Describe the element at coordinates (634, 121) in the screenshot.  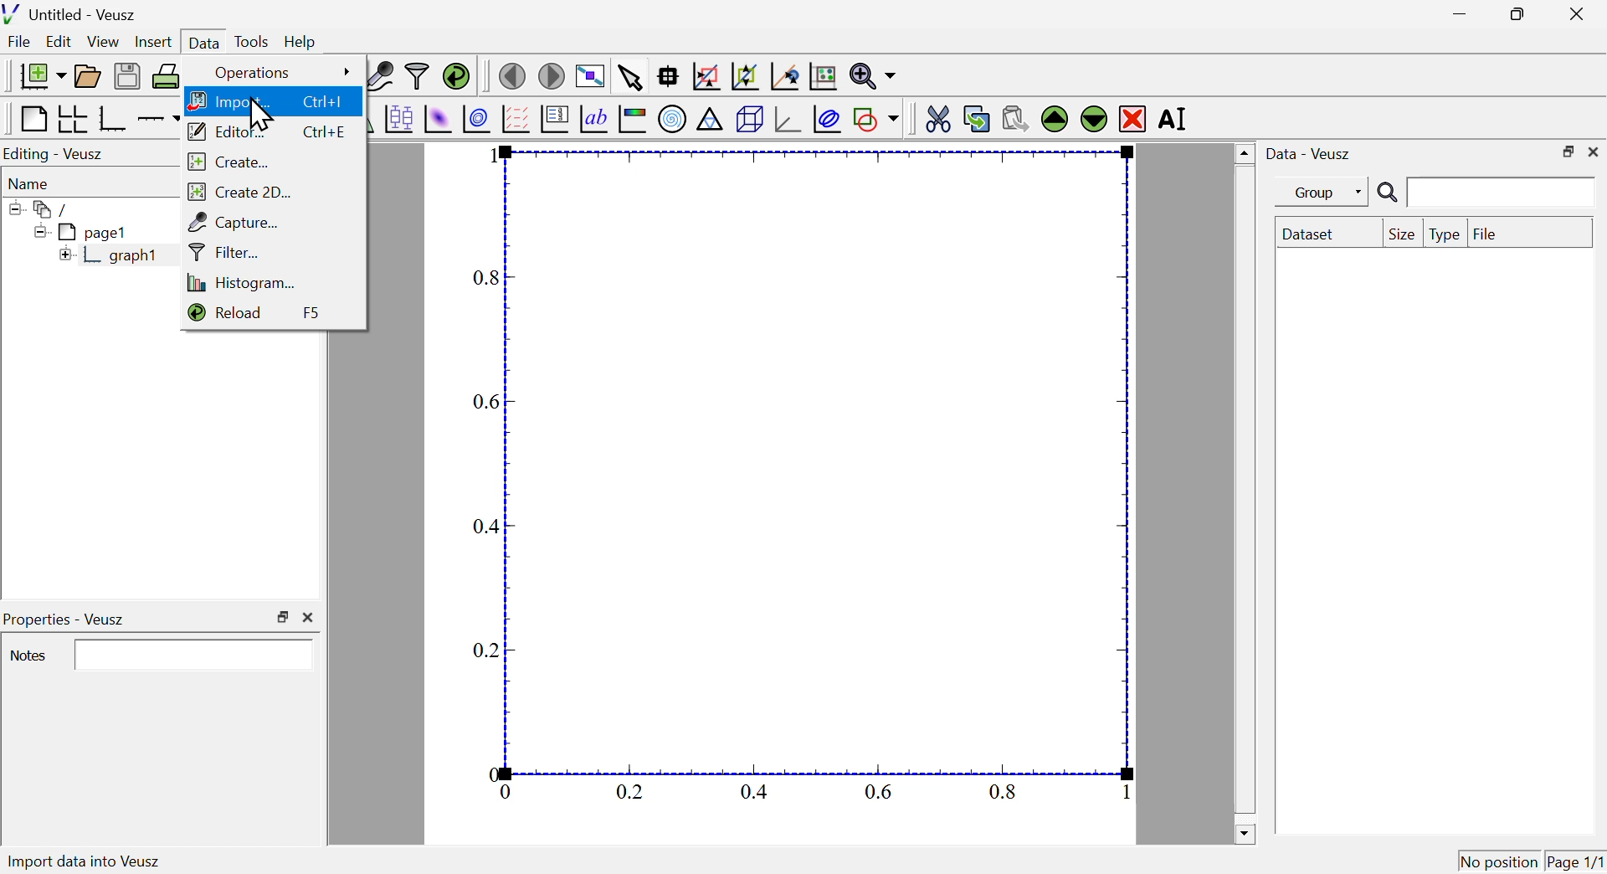
I see `image color bar` at that location.